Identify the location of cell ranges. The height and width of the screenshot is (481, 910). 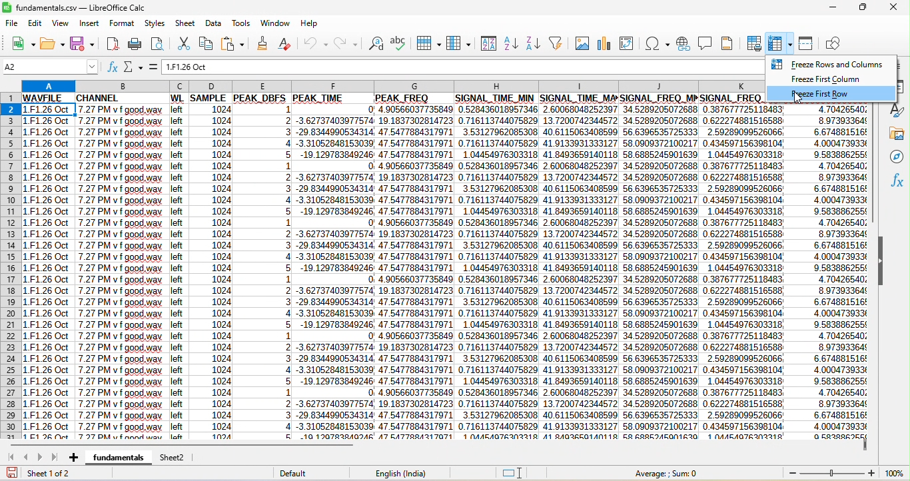
(394, 266).